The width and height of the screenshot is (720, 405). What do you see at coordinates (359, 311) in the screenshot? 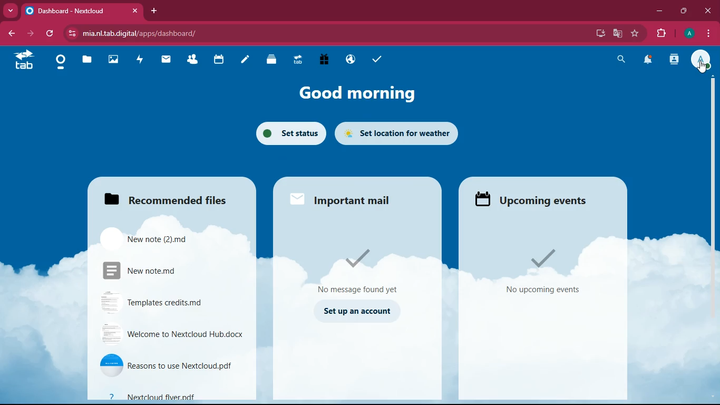
I see `set up an account` at bounding box center [359, 311].